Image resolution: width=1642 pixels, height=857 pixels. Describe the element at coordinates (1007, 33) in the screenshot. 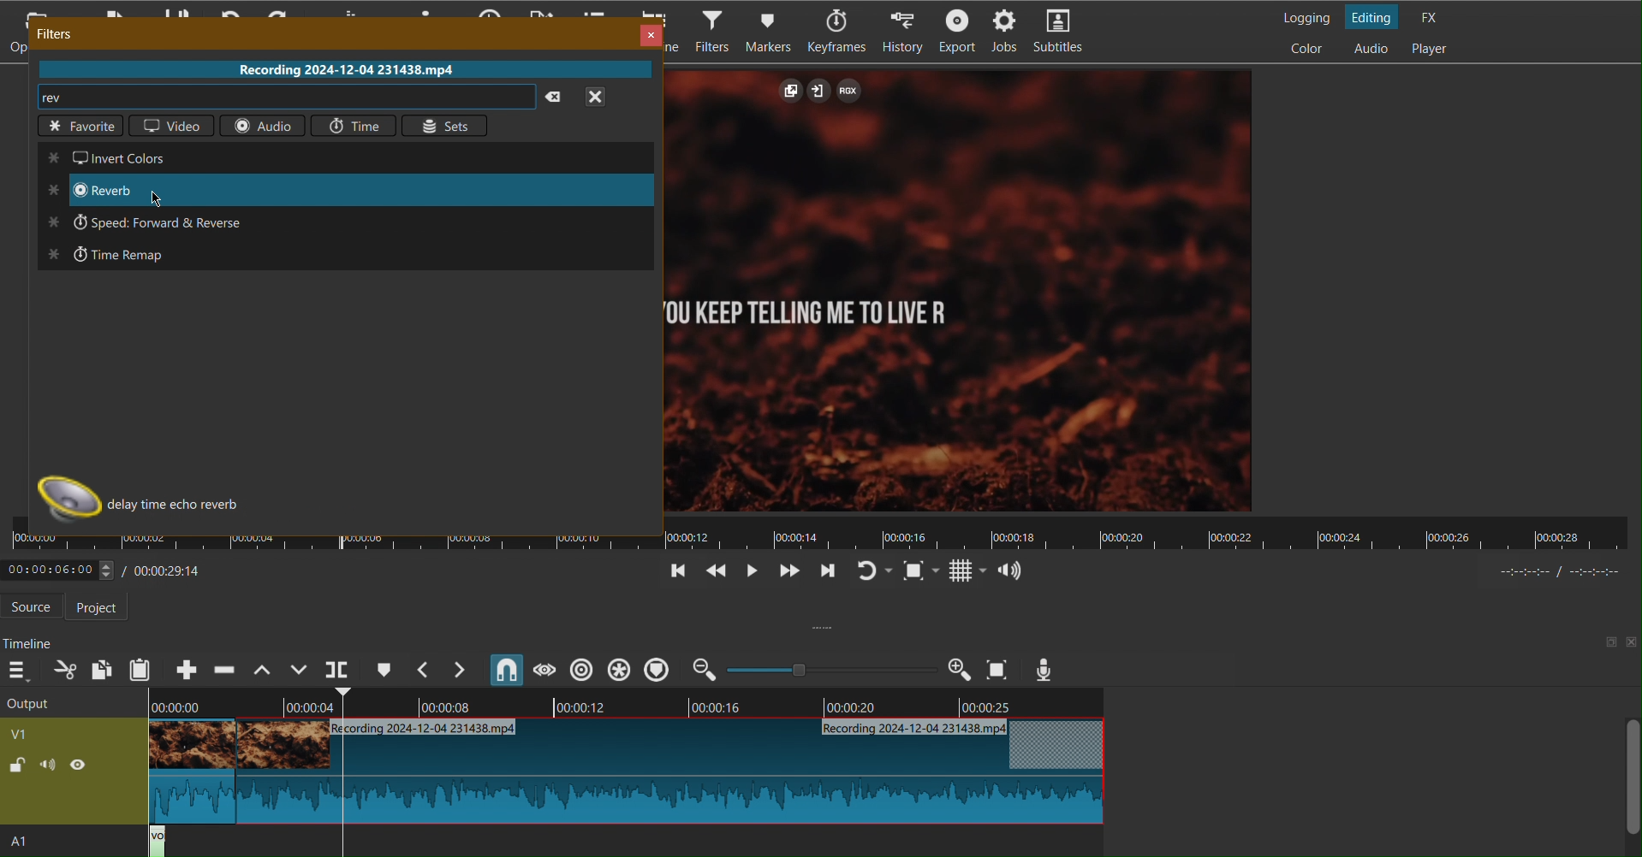

I see `Jobs` at that location.